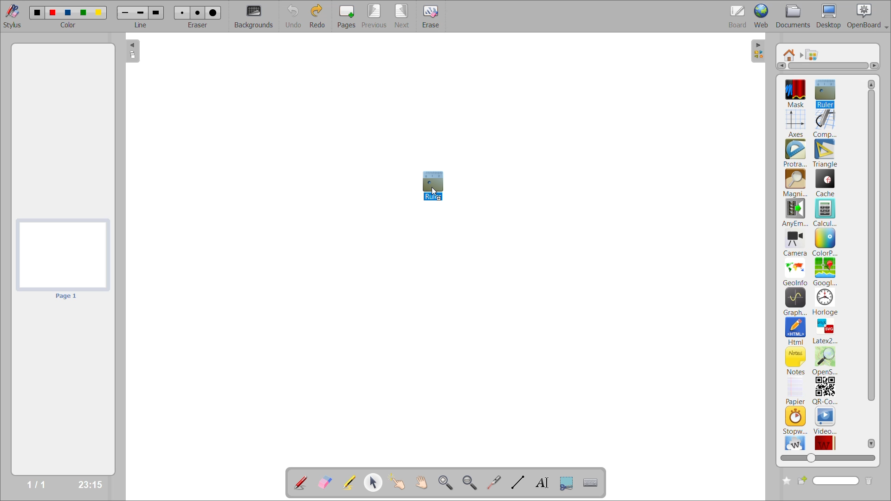 The width and height of the screenshot is (891, 501). Describe the element at coordinates (795, 443) in the screenshot. I see `wikipedia` at that location.